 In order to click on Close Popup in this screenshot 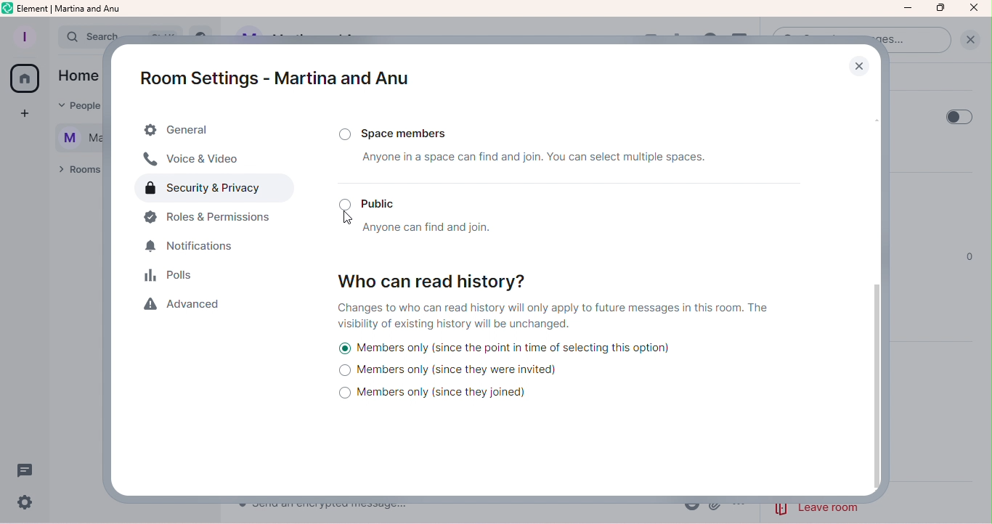, I will do `click(858, 67)`.